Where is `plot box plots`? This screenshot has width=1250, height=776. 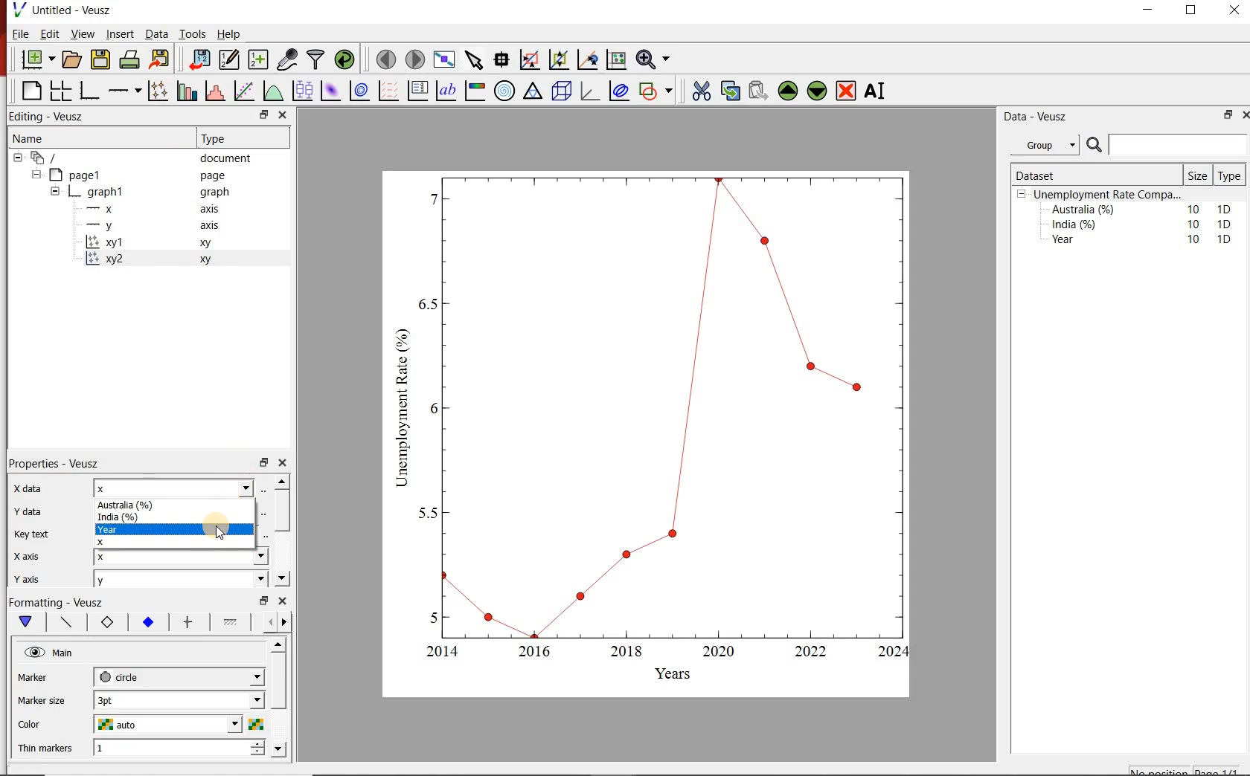
plot box plots is located at coordinates (303, 90).